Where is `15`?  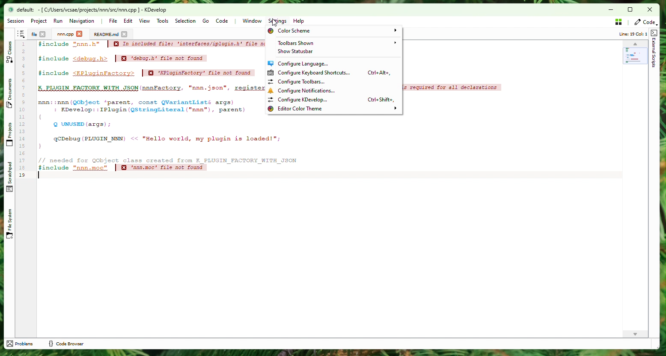
15 is located at coordinates (22, 146).